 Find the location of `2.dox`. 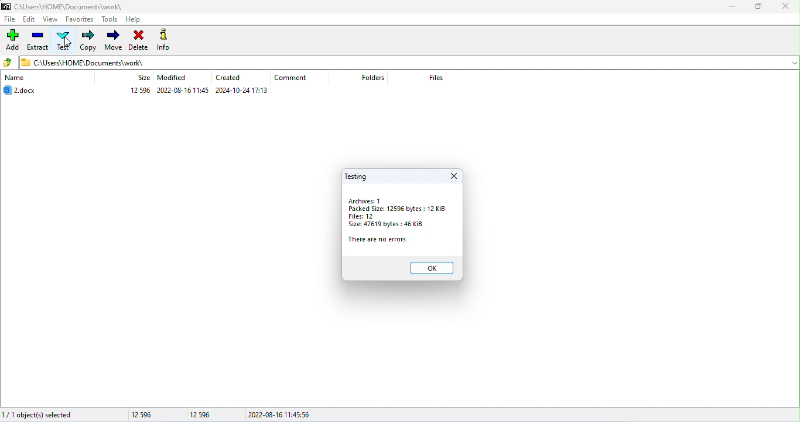

2.dox is located at coordinates (24, 91).